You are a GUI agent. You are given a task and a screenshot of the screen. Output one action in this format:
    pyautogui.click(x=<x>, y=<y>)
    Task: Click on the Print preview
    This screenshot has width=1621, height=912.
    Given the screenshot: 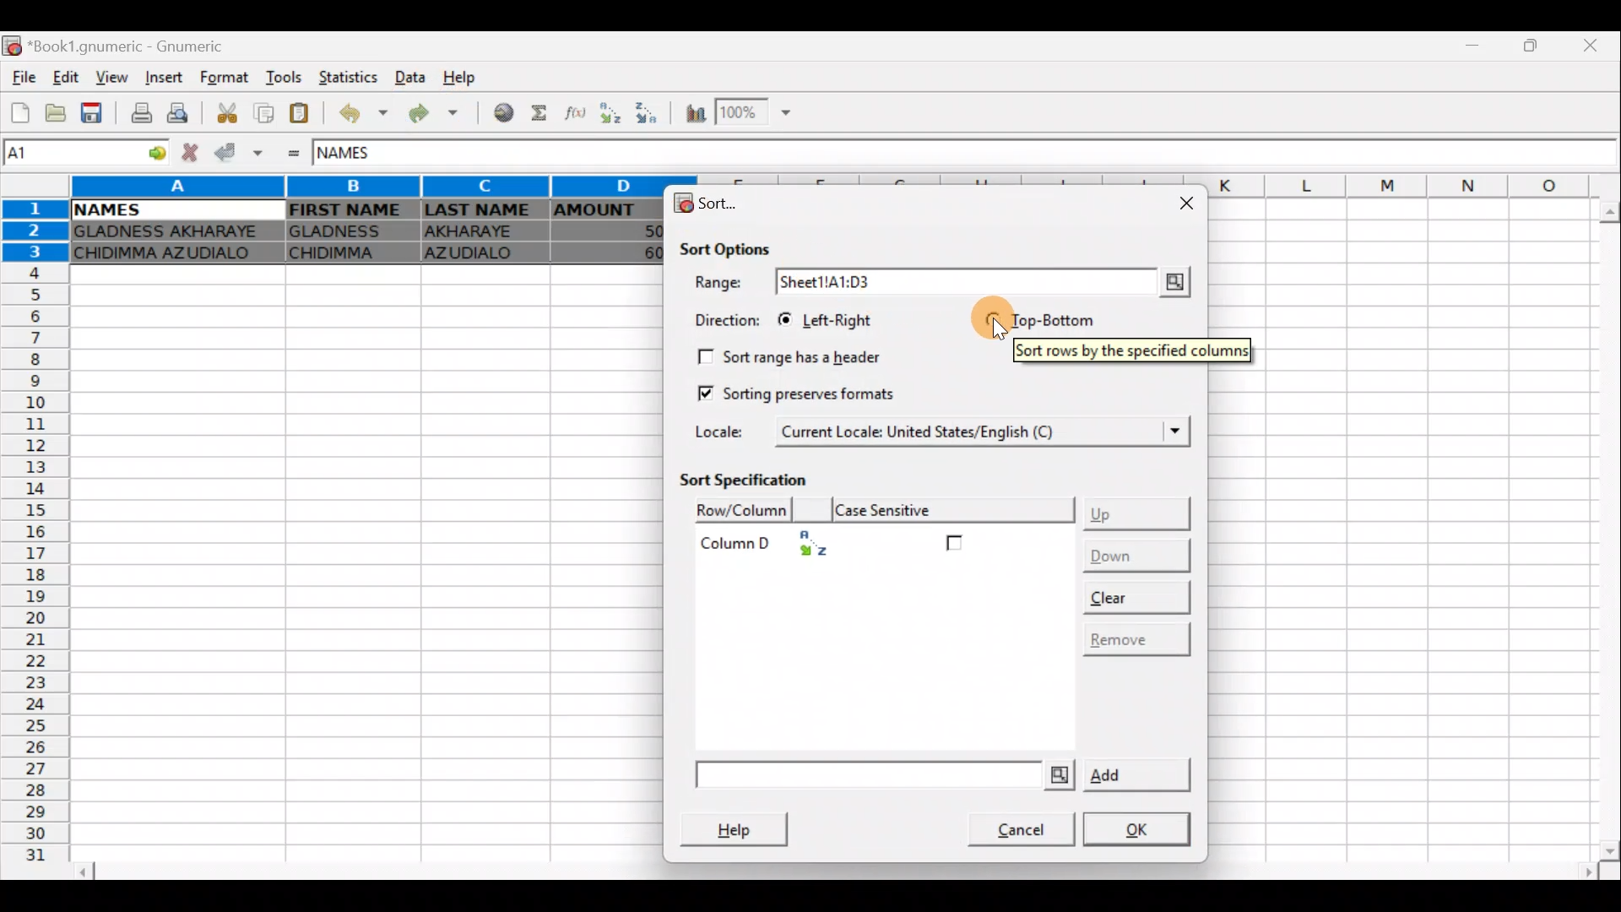 What is the action you would take?
    pyautogui.click(x=182, y=111)
    